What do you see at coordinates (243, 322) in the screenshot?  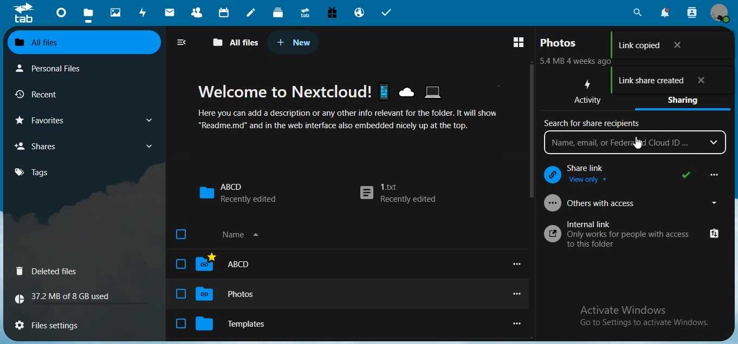 I see `Templates` at bounding box center [243, 322].